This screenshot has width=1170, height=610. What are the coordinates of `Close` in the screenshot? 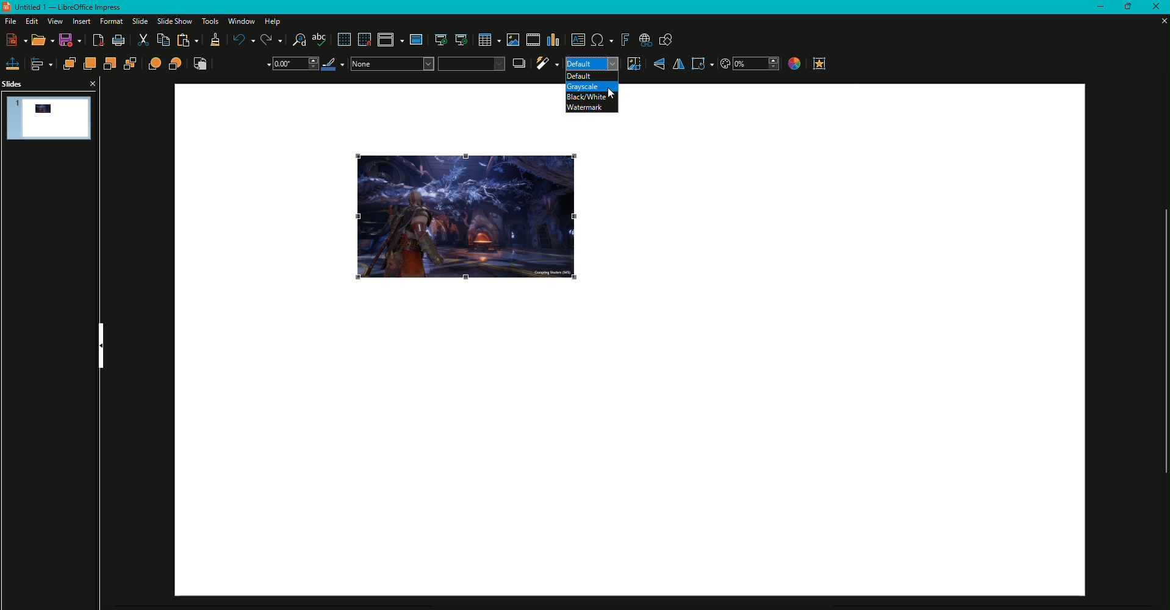 It's located at (1155, 7).